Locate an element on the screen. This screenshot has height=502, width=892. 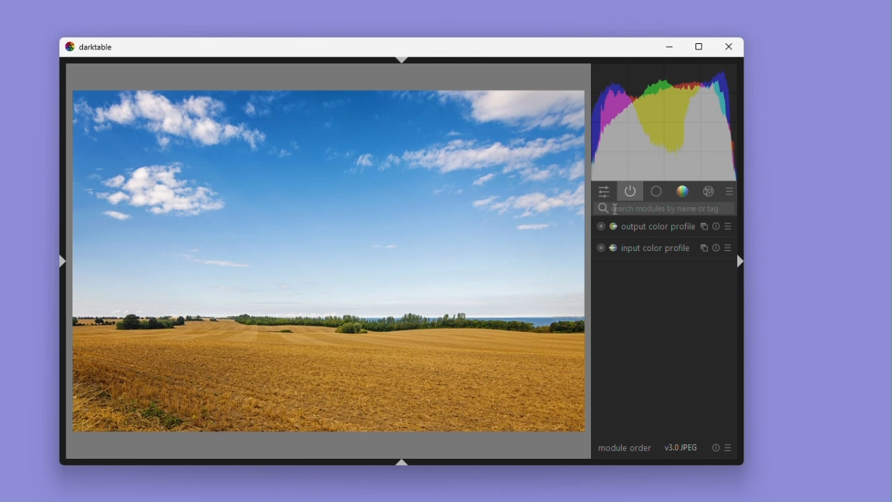
multiple instance is located at coordinates (704, 247).